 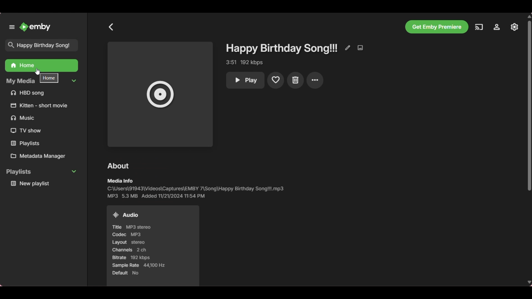 I want to click on about, so click(x=119, y=166).